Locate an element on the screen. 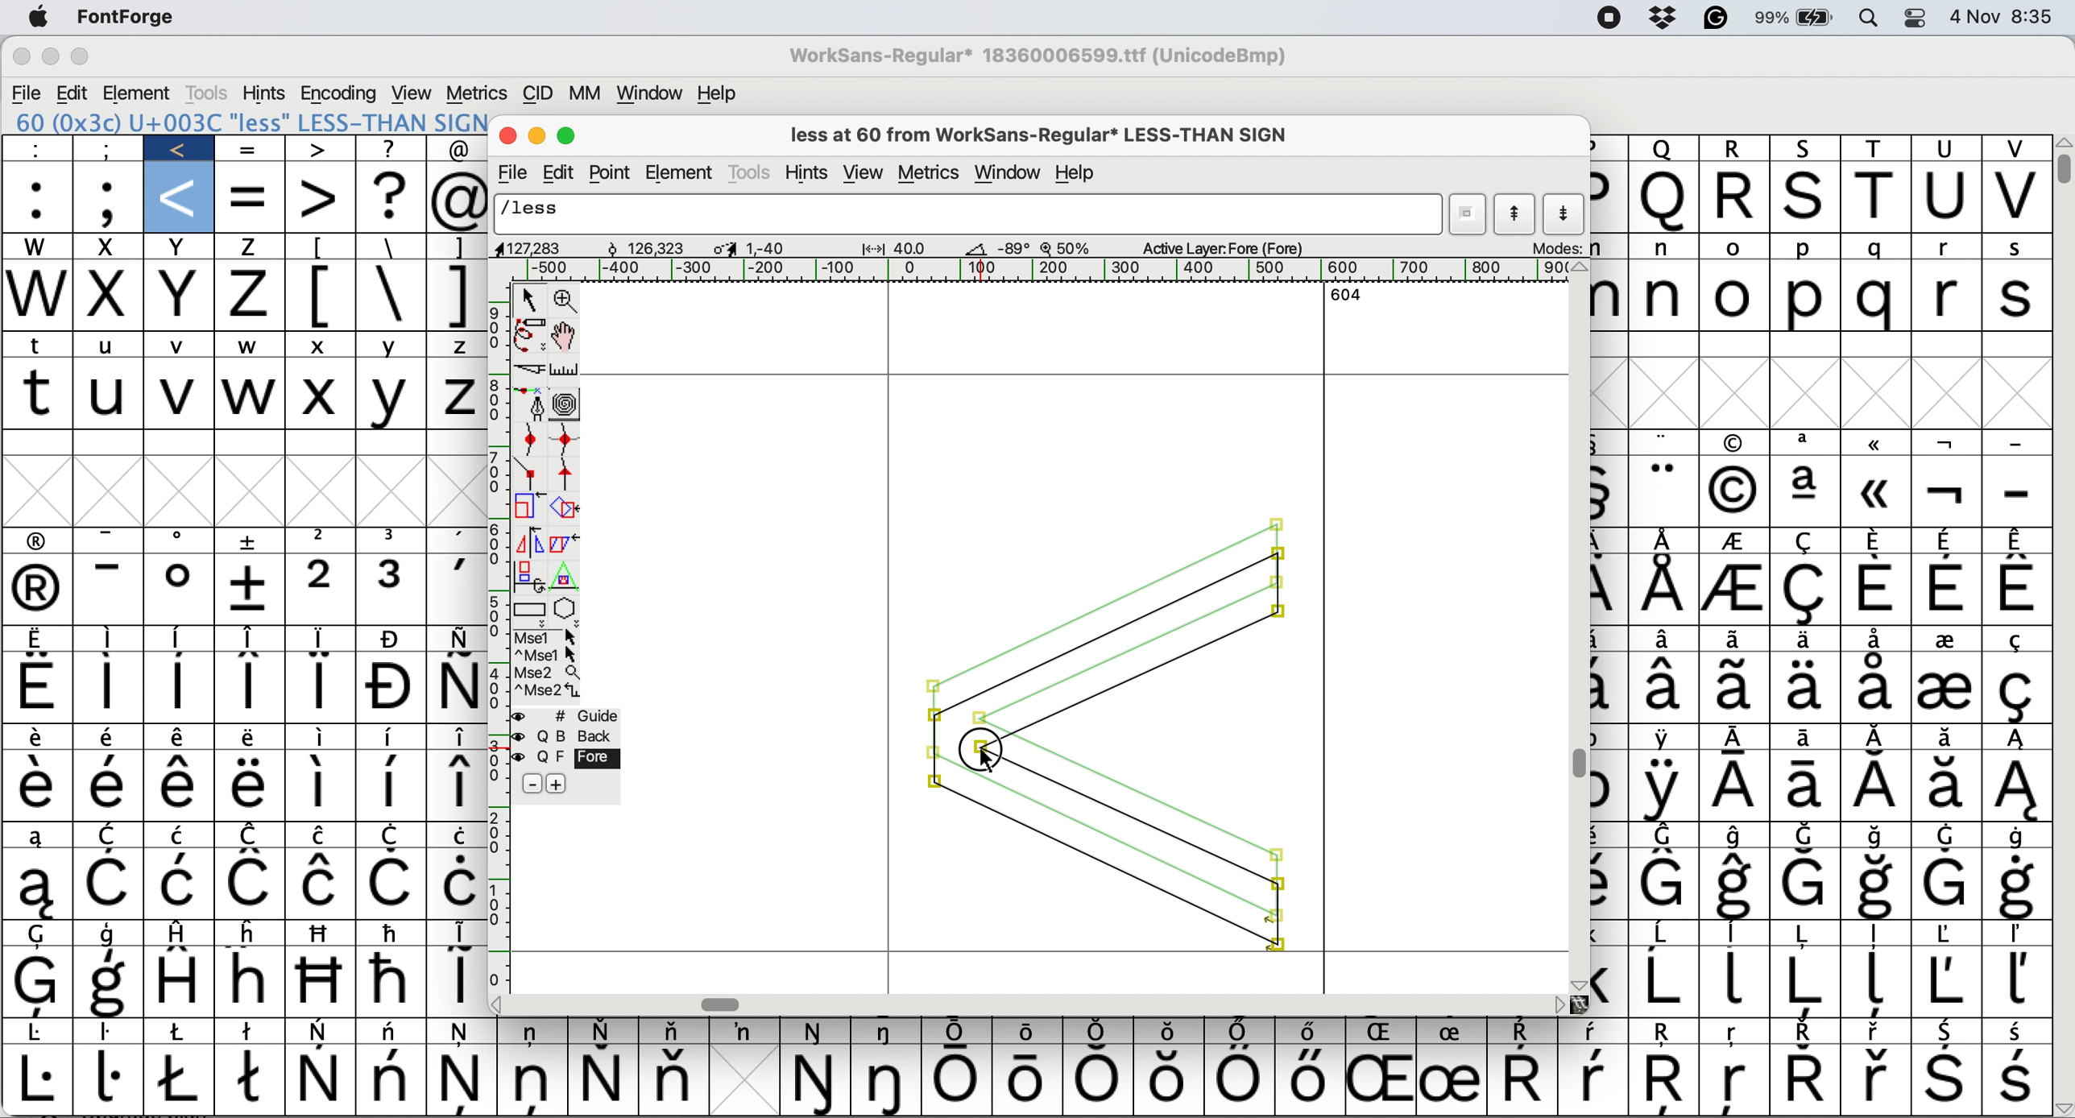 This screenshot has height=1118, width=2075. Symbol is located at coordinates (395, 1032).